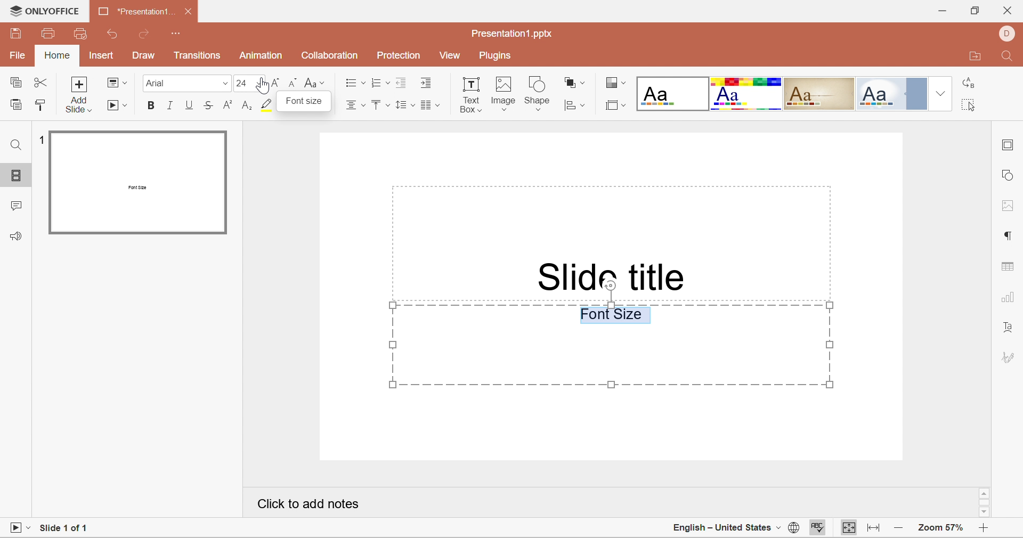 The height and width of the screenshot is (538, 1023). What do you see at coordinates (1008, 12) in the screenshot?
I see `Close` at bounding box center [1008, 12].